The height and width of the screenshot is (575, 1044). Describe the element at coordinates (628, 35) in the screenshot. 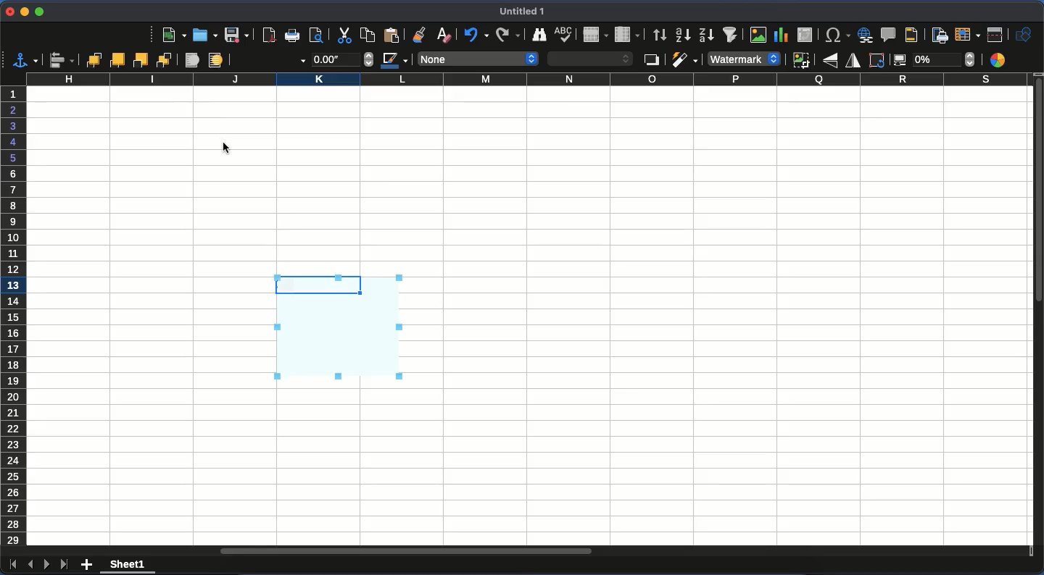

I see `column` at that location.